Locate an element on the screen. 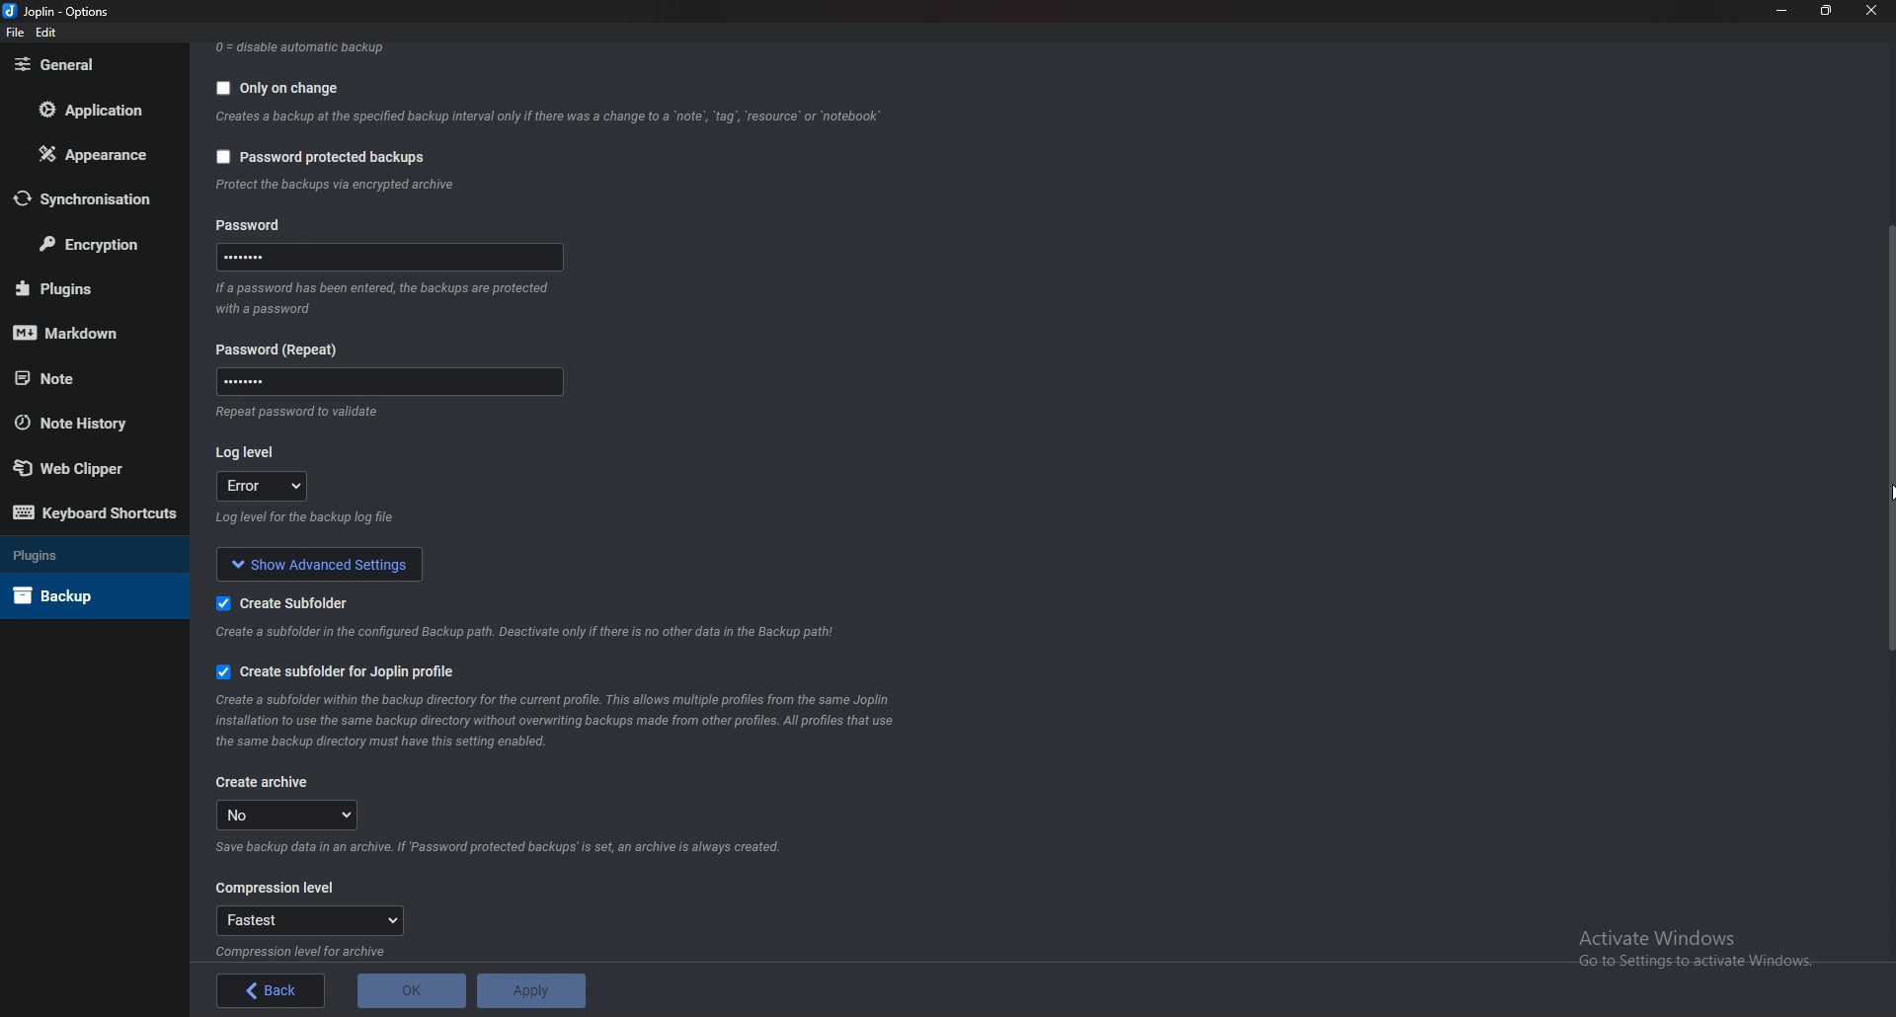 This screenshot has width=1896, height=1017. create archive is located at coordinates (264, 784).